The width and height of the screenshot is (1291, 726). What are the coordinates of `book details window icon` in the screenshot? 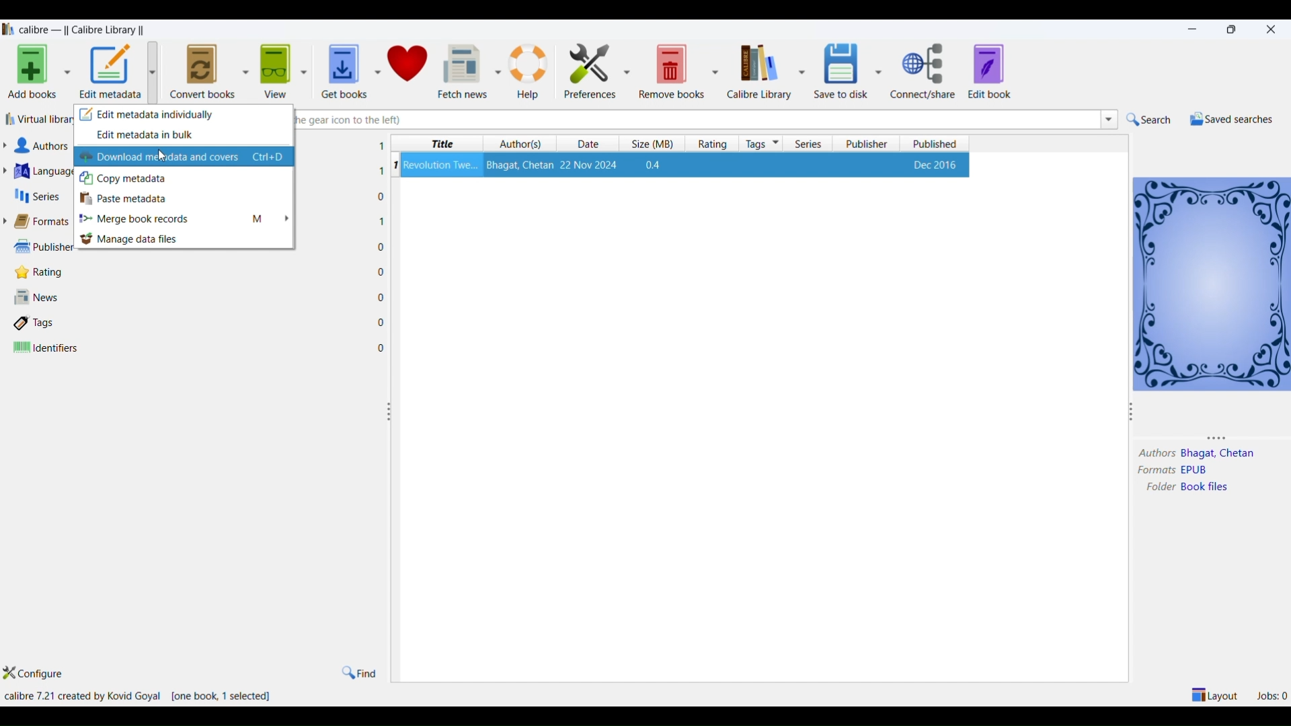 It's located at (1211, 282).